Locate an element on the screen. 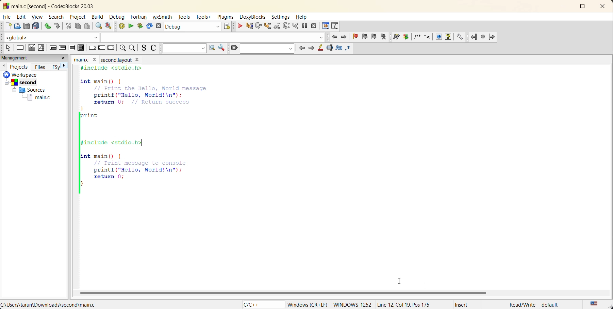 Image resolution: width=613 pixels, height=309 pixels. show options window is located at coordinates (221, 48).